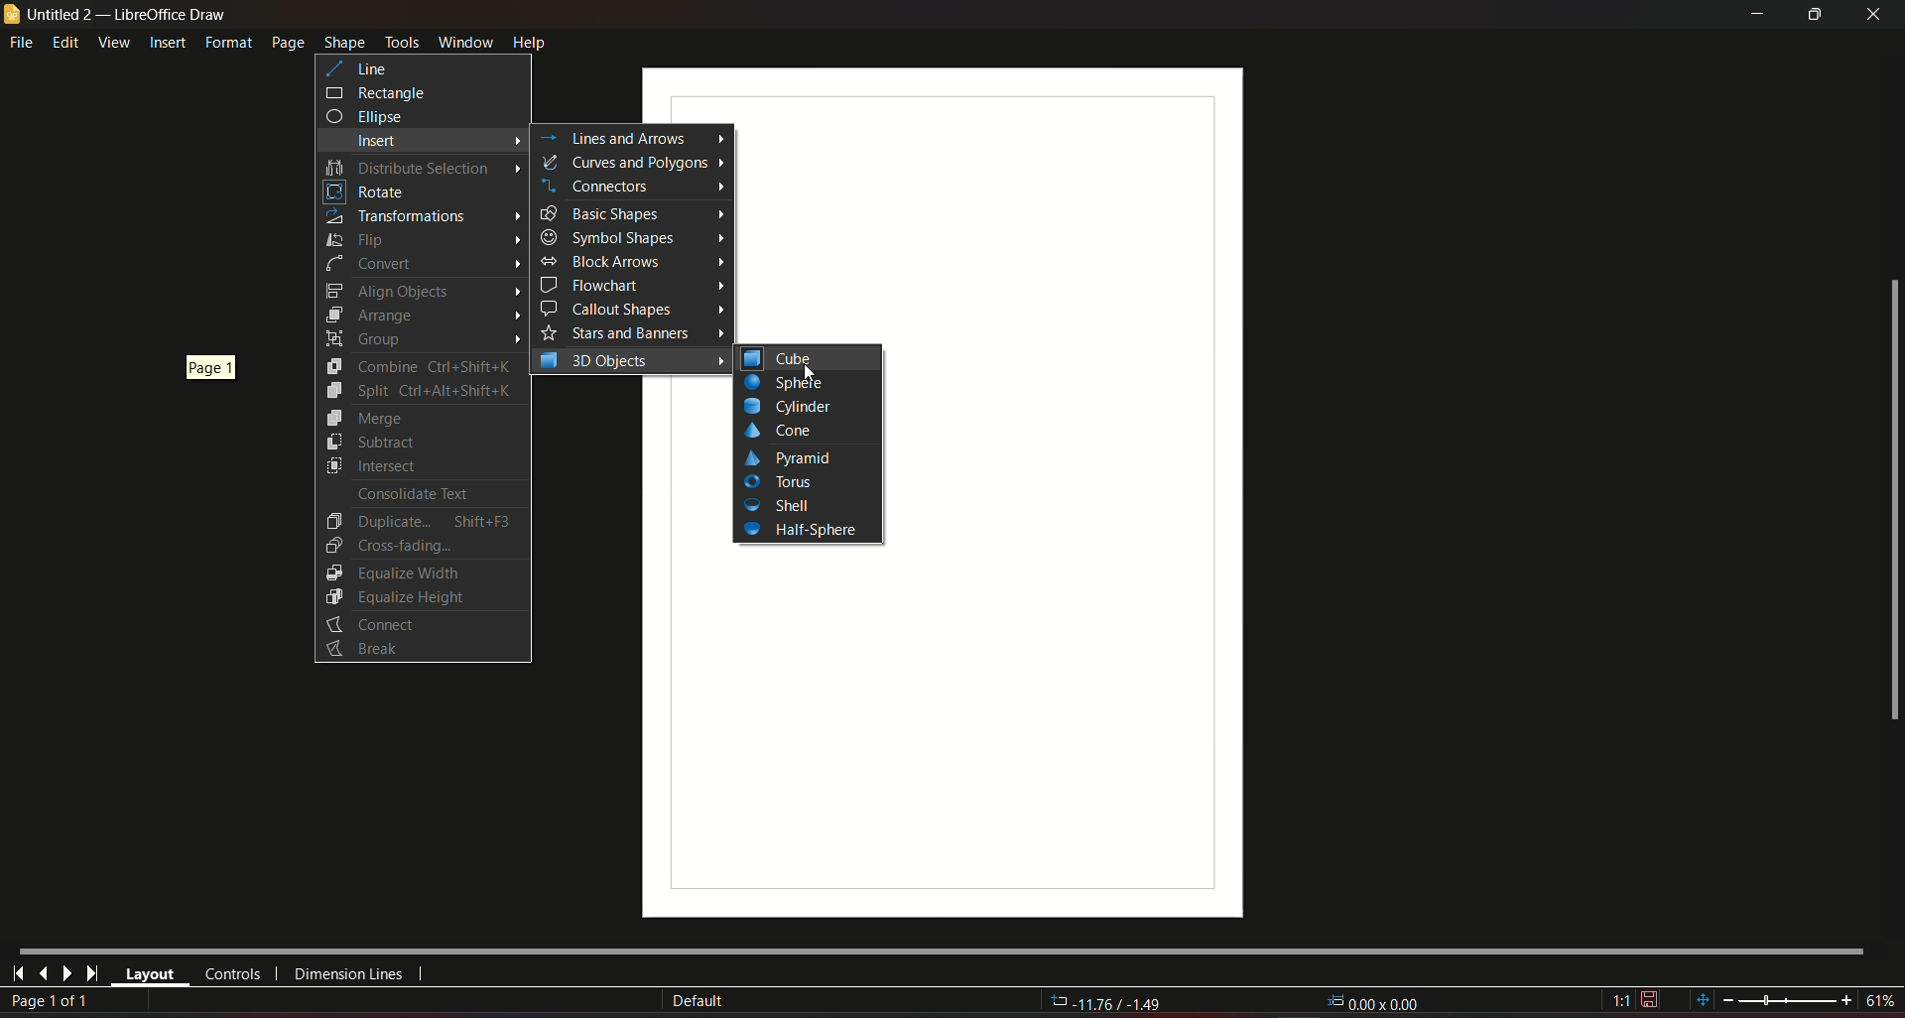  What do you see at coordinates (517, 142) in the screenshot?
I see `Arrow` at bounding box center [517, 142].